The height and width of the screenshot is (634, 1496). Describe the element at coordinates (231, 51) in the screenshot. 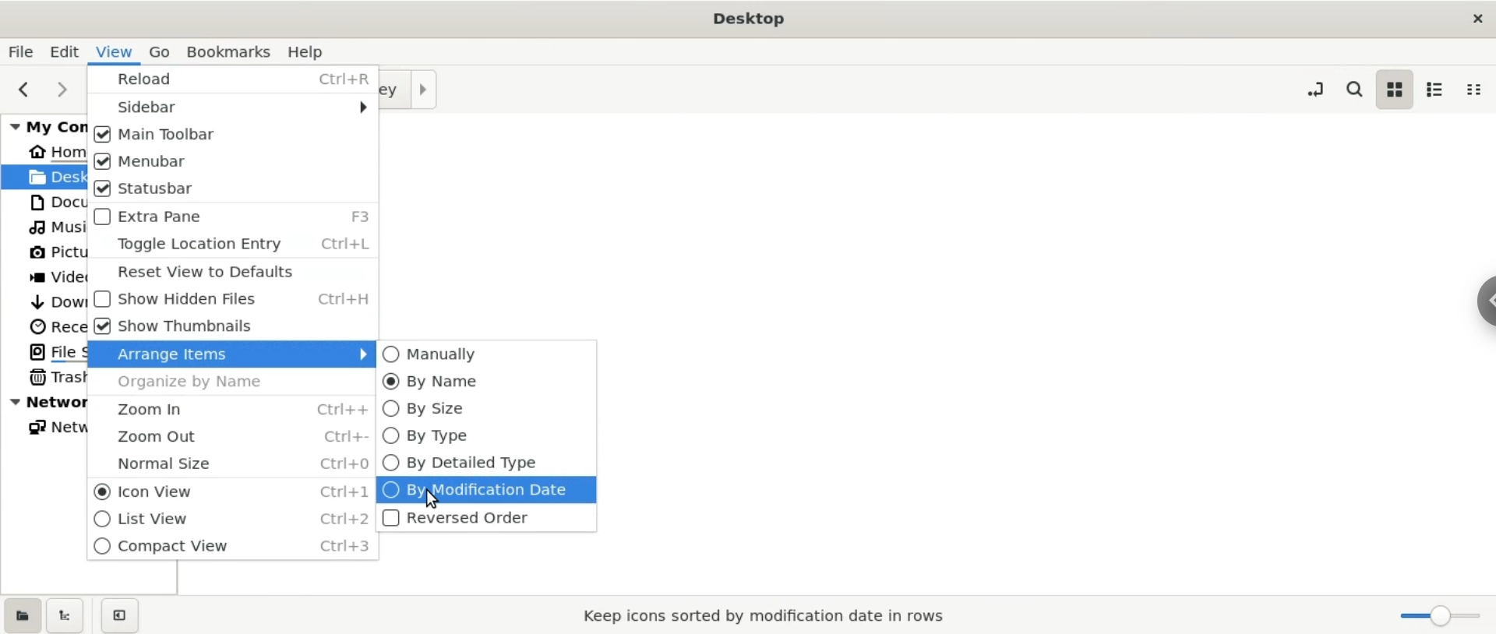

I see `bookmarks` at that location.